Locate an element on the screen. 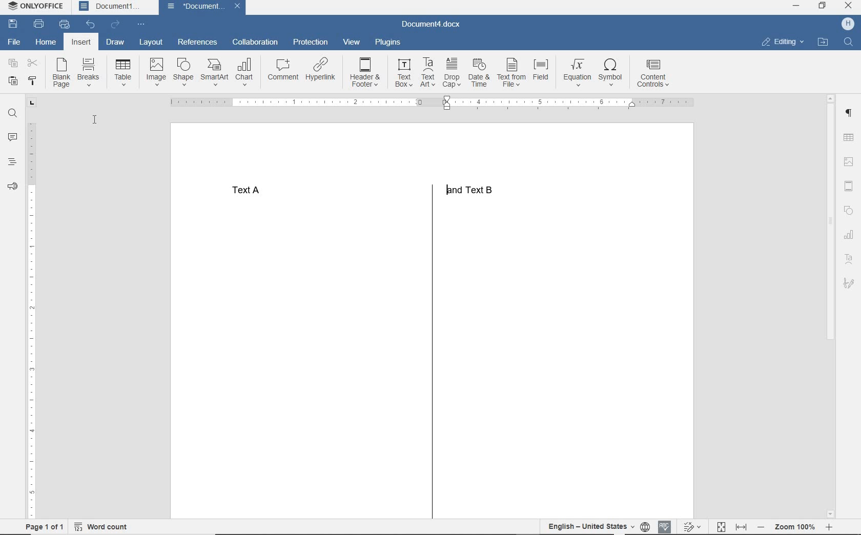  TEXT ART is located at coordinates (849, 258).